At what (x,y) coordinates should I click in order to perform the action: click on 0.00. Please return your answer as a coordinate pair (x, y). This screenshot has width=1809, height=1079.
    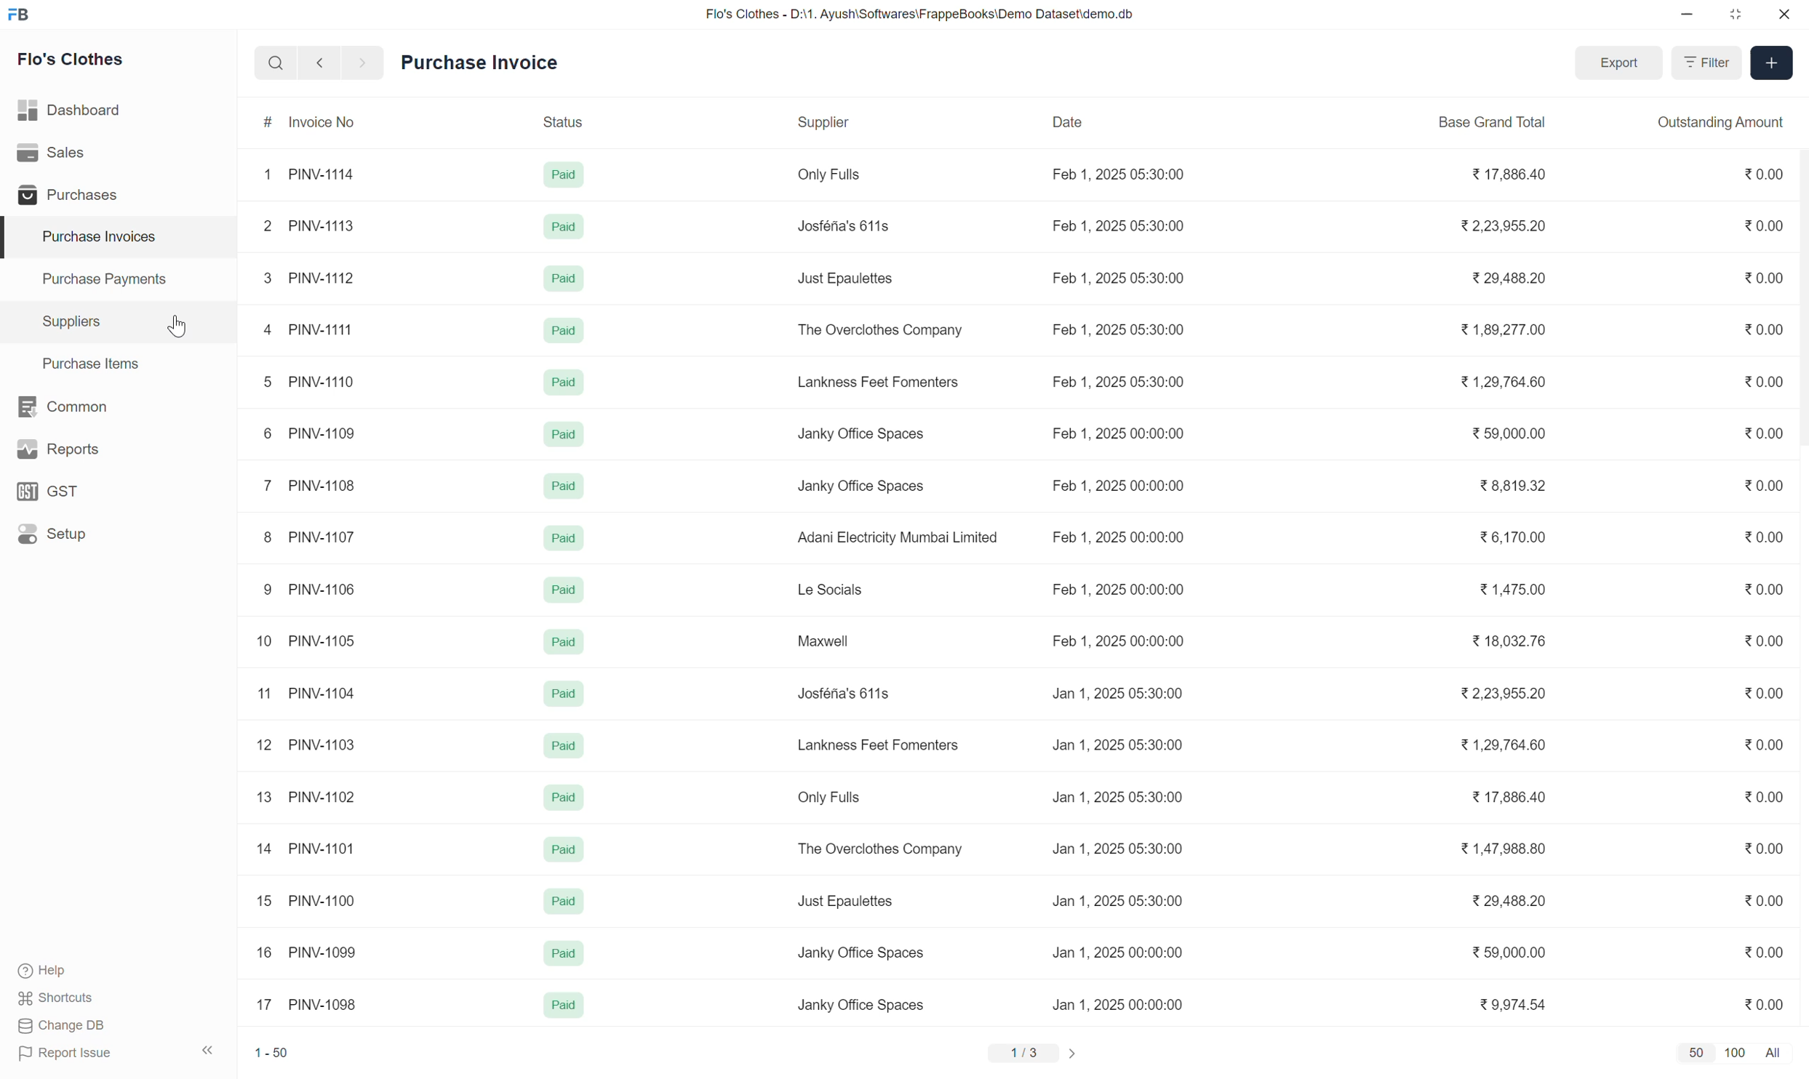
    Looking at the image, I should click on (1762, 1003).